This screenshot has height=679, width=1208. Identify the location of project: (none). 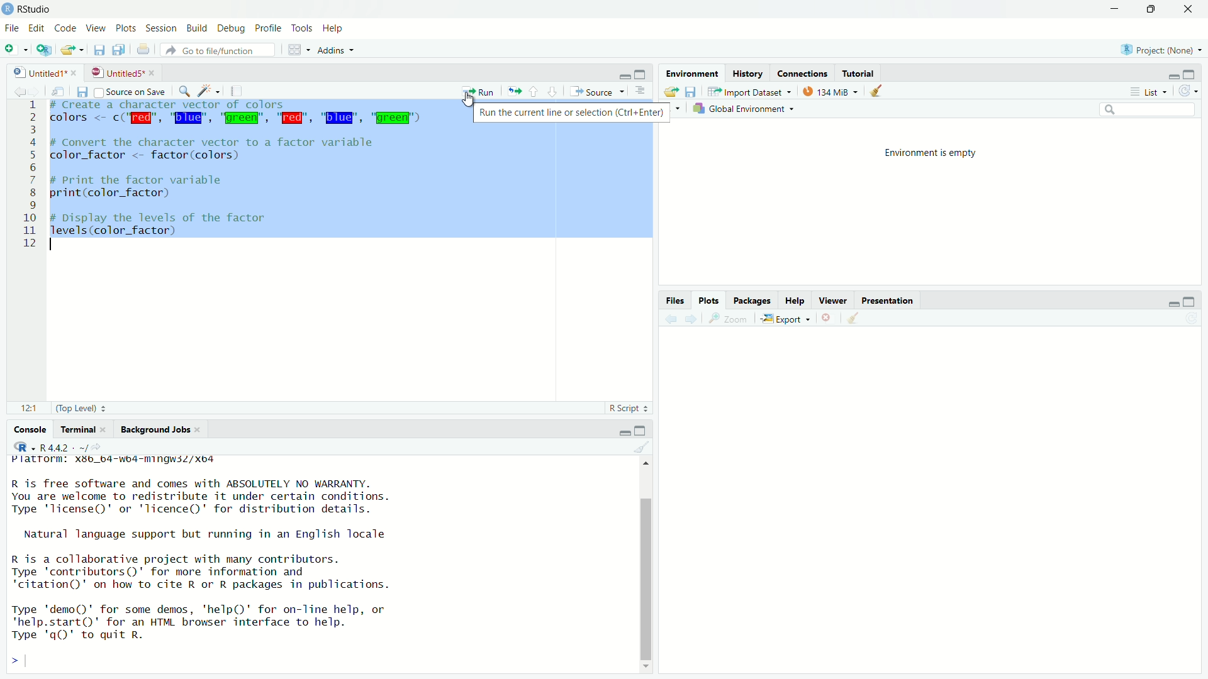
(1164, 50).